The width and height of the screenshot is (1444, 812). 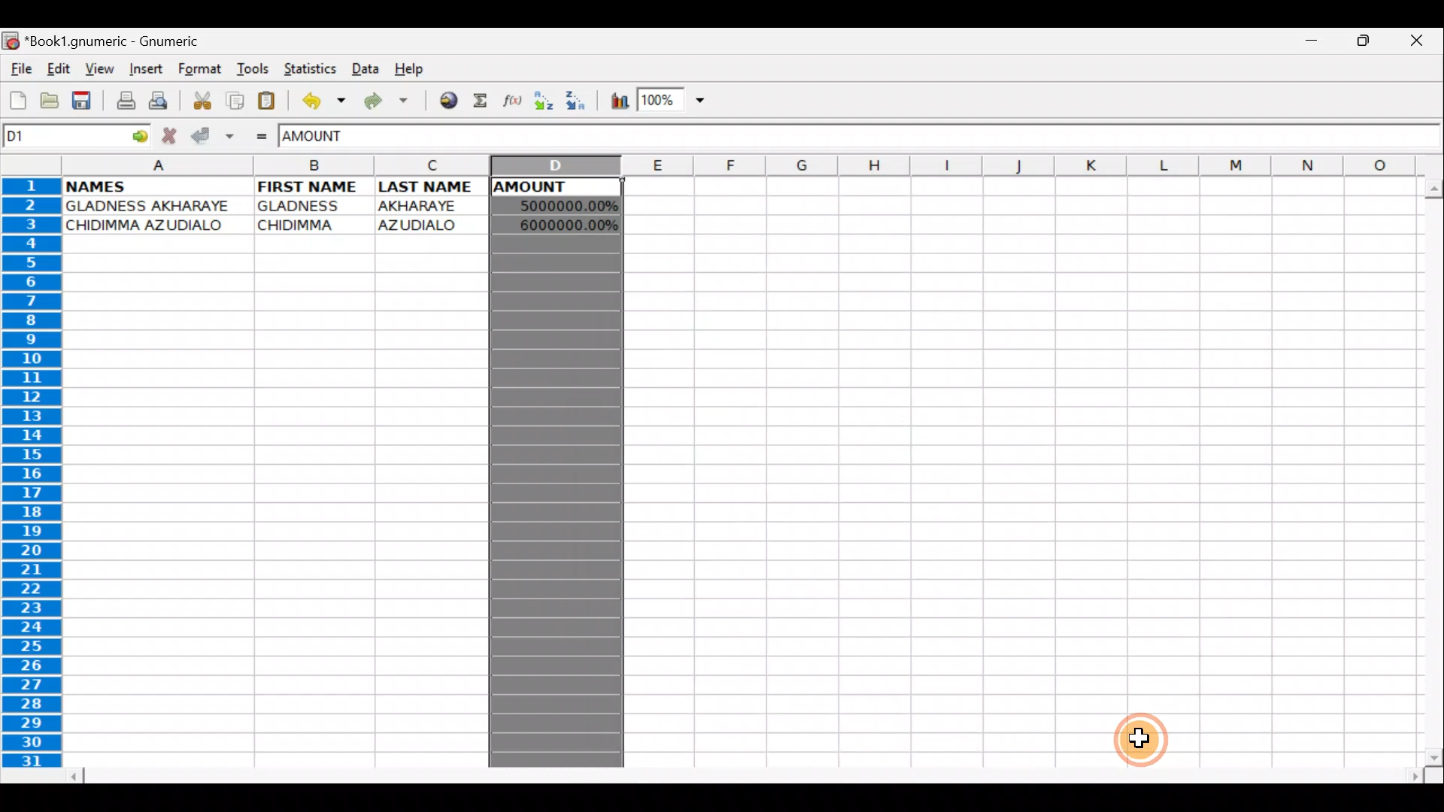 What do you see at coordinates (329, 138) in the screenshot?
I see `AMOUNT` at bounding box center [329, 138].